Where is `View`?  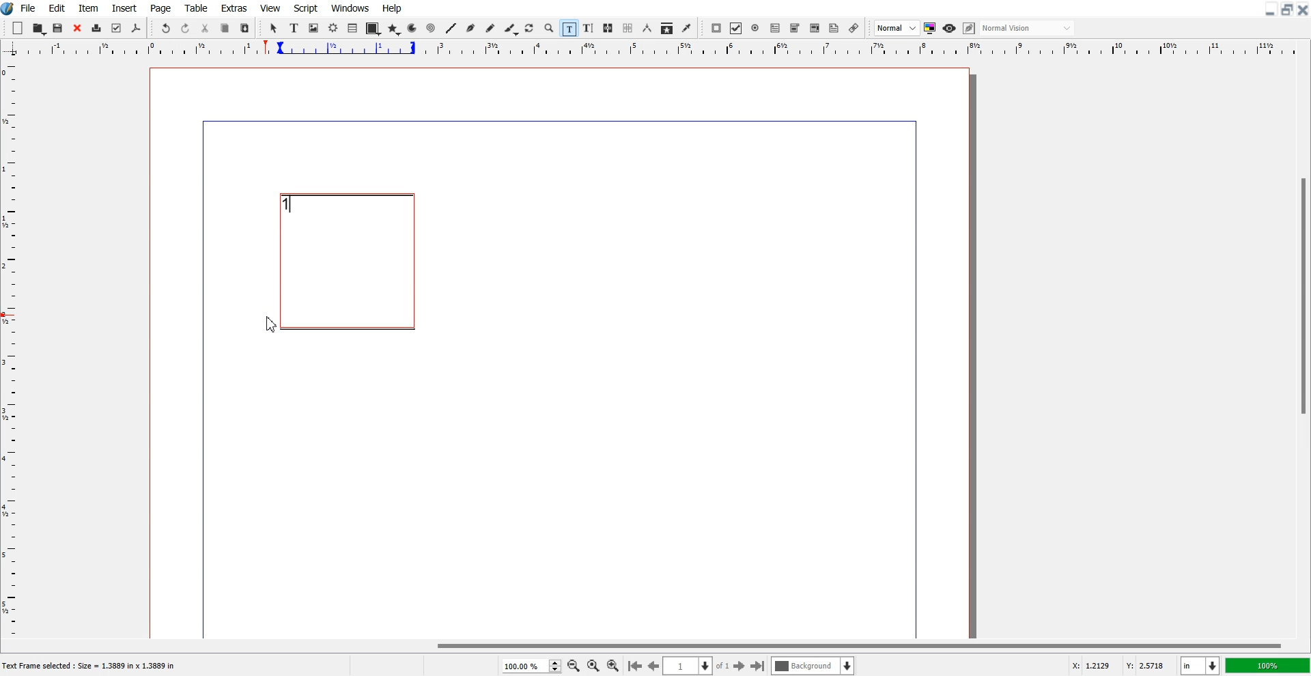
View is located at coordinates (271, 8).